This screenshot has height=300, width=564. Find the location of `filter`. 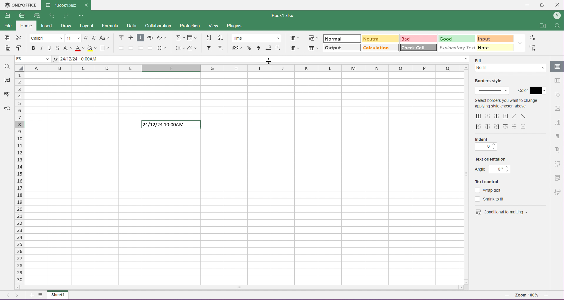

filter is located at coordinates (557, 178).